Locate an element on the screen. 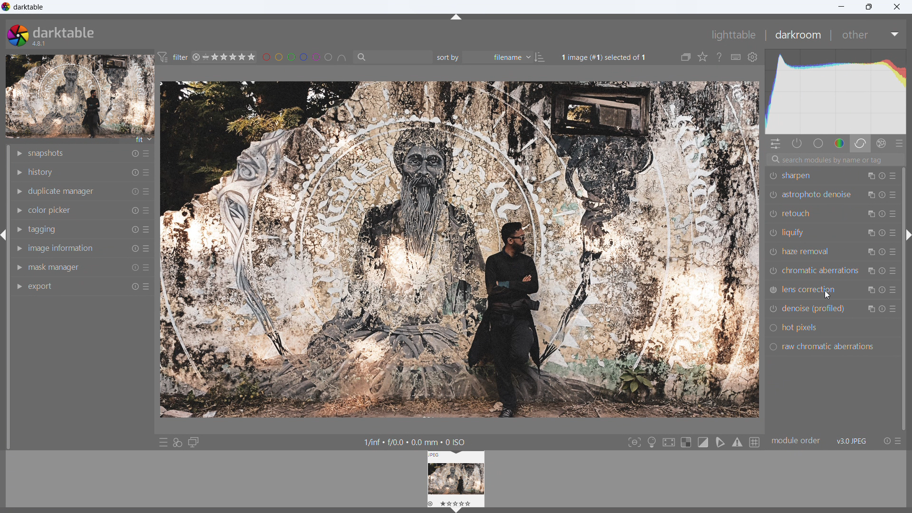 This screenshot has width=912, height=513. toggle softproofing is located at coordinates (720, 443).